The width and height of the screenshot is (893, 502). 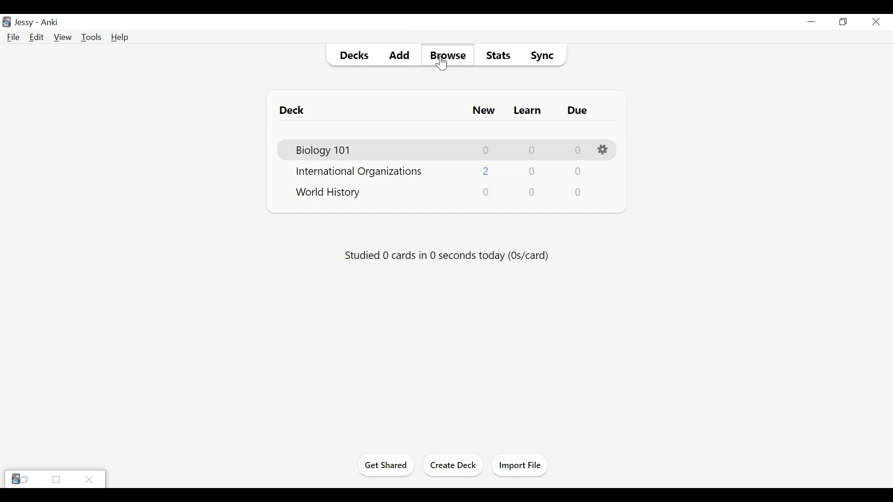 I want to click on Create Deck, so click(x=454, y=465).